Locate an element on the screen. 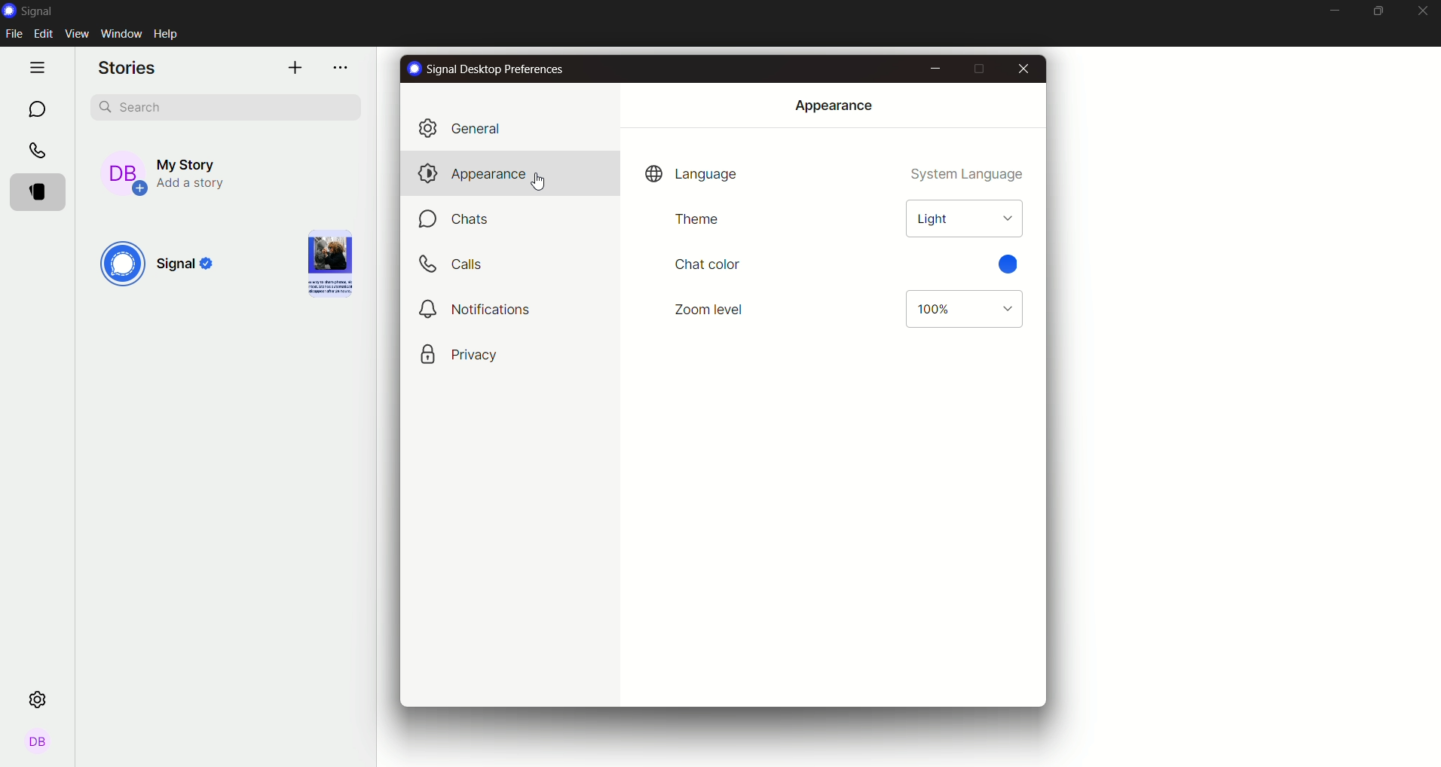 The height and width of the screenshot is (767, 1441). Cursor is located at coordinates (540, 184).